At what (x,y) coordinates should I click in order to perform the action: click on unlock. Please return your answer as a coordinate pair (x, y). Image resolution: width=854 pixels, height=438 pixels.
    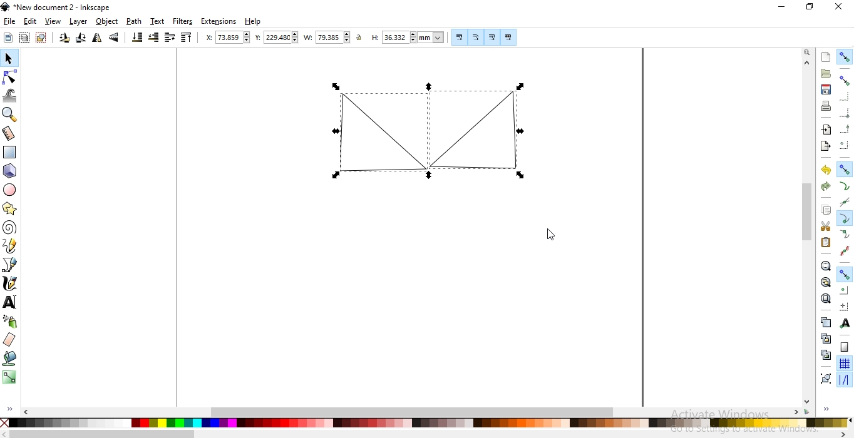
    Looking at the image, I should click on (361, 38).